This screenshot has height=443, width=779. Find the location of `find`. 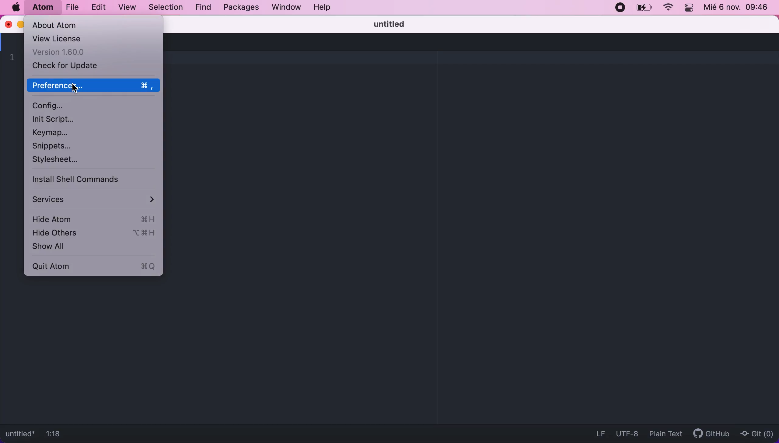

find is located at coordinates (204, 8).